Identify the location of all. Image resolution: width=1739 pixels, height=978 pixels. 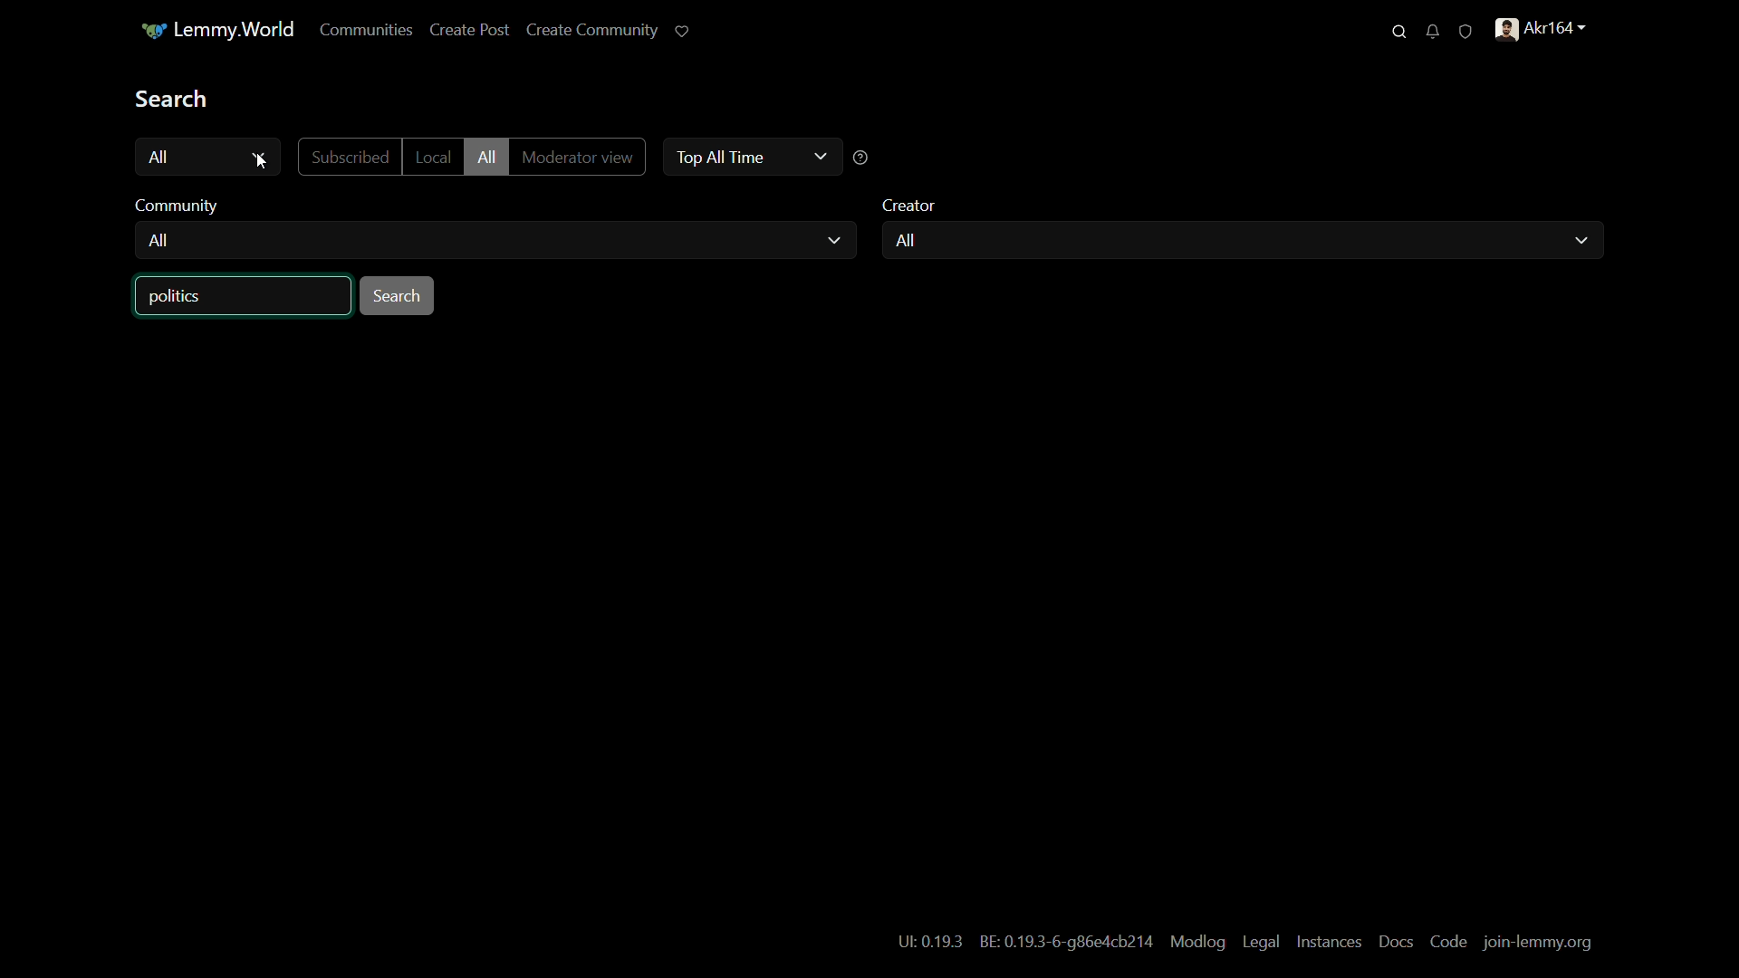
(159, 243).